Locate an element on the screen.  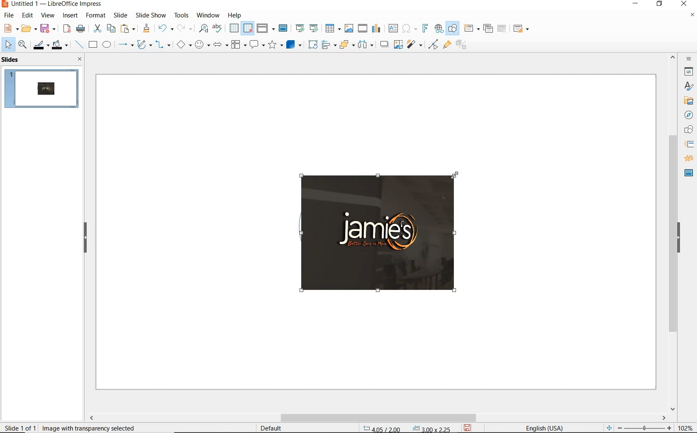
rectangle is located at coordinates (92, 45).